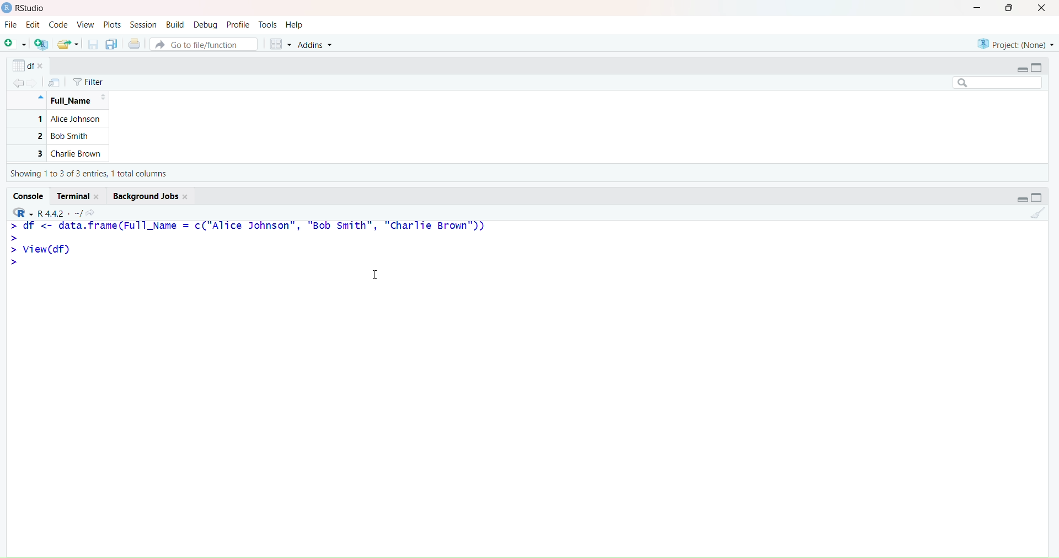  Describe the element at coordinates (133, 44) in the screenshot. I see `Print the current file` at that location.